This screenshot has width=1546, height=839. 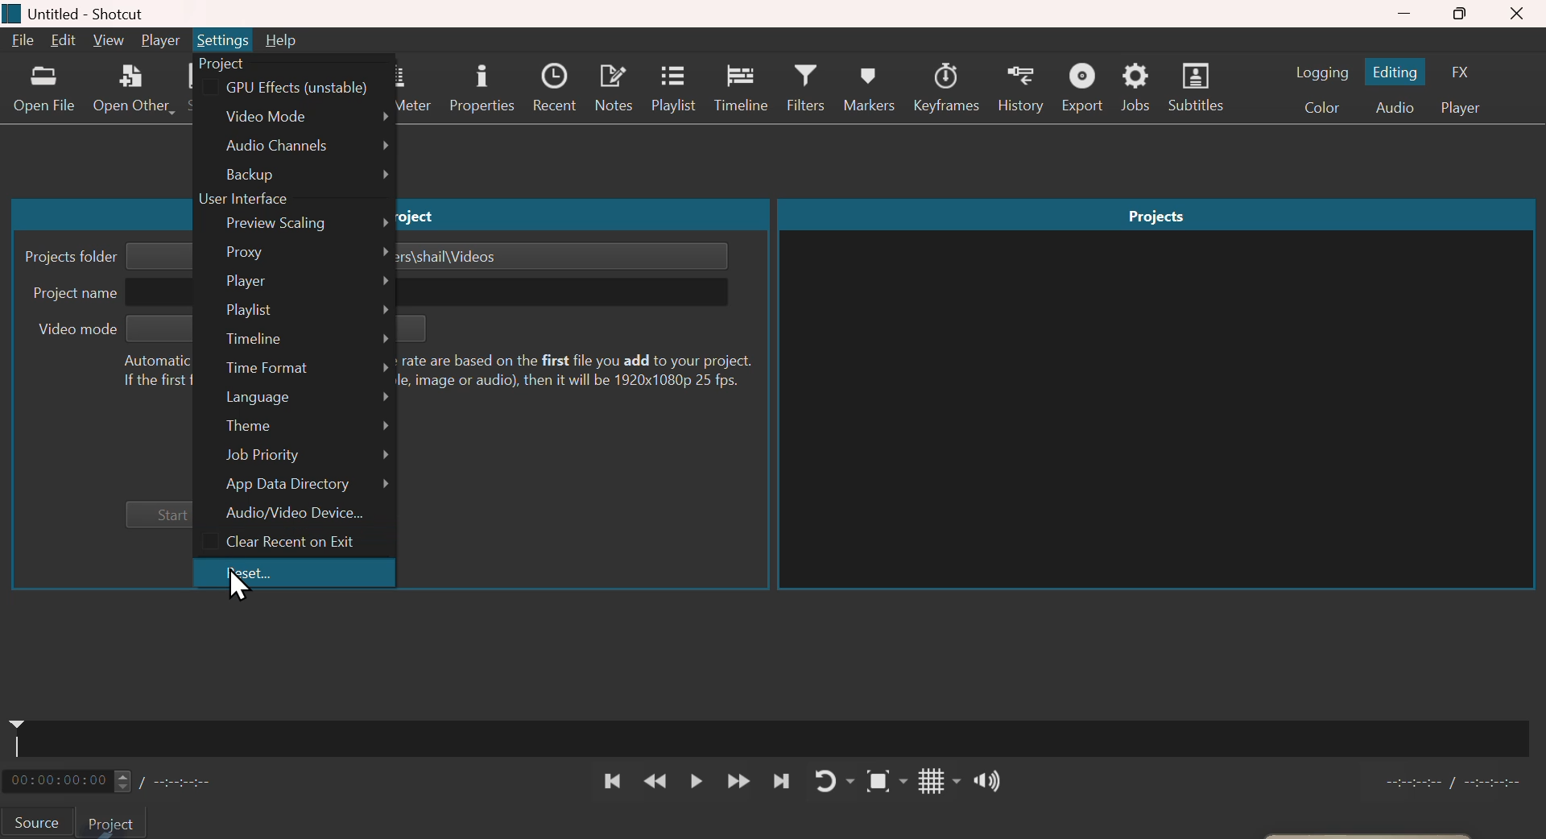 I want to click on Player, so click(x=1469, y=107).